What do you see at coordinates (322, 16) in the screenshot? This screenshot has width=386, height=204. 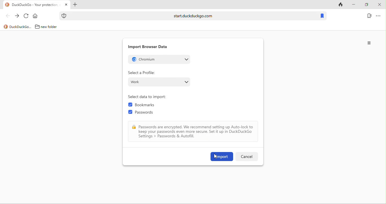 I see `bookmarks` at bounding box center [322, 16].